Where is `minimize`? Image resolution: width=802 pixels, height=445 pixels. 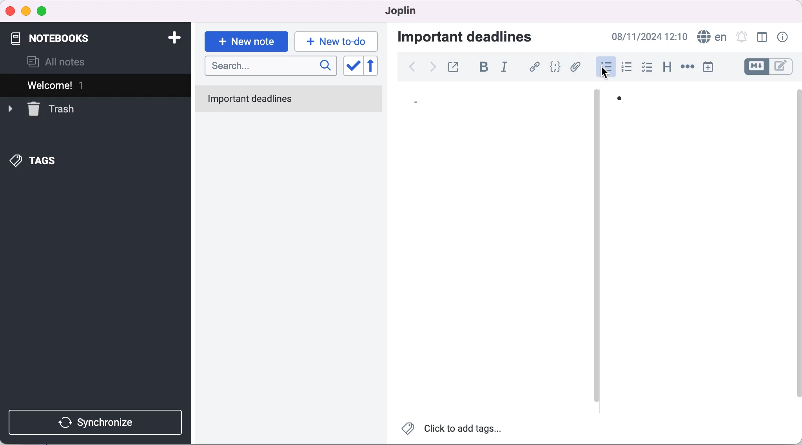
minimize is located at coordinates (27, 11).